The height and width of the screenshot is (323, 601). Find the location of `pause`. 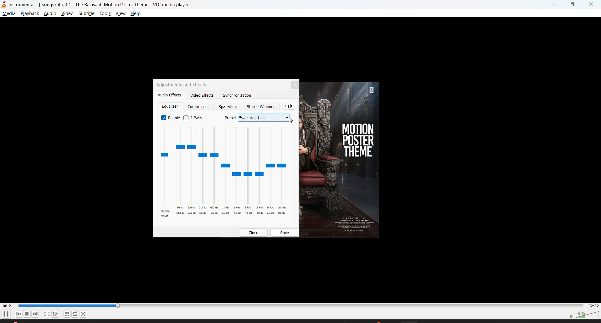

pause is located at coordinates (7, 315).